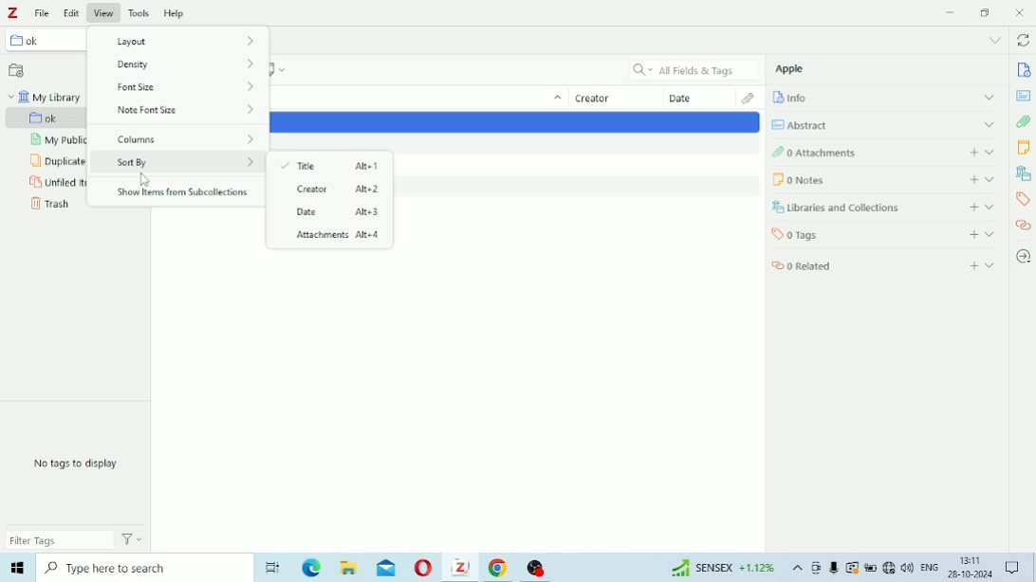 The image size is (1036, 582). What do you see at coordinates (309, 570) in the screenshot?
I see `Edge browser` at bounding box center [309, 570].